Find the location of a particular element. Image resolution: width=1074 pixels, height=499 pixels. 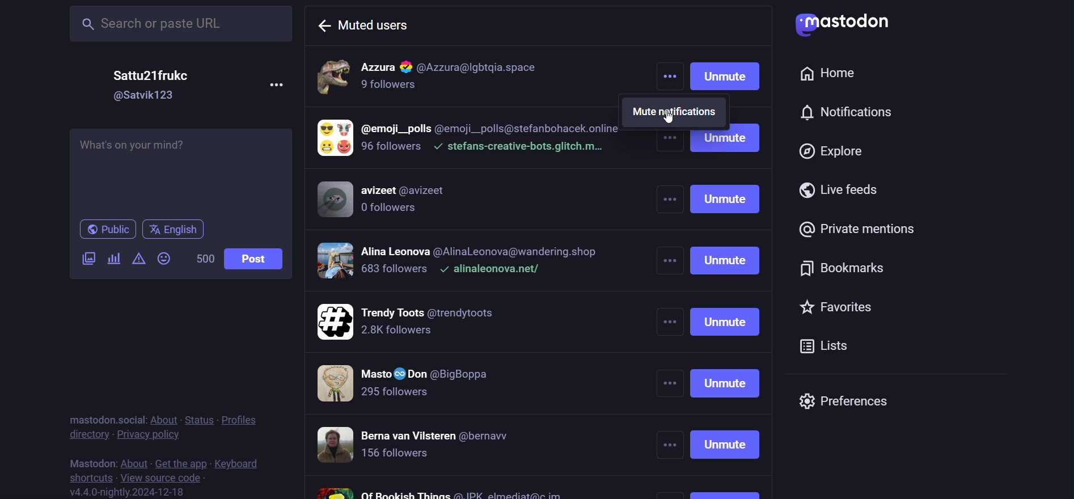

muted user is located at coordinates (378, 26).